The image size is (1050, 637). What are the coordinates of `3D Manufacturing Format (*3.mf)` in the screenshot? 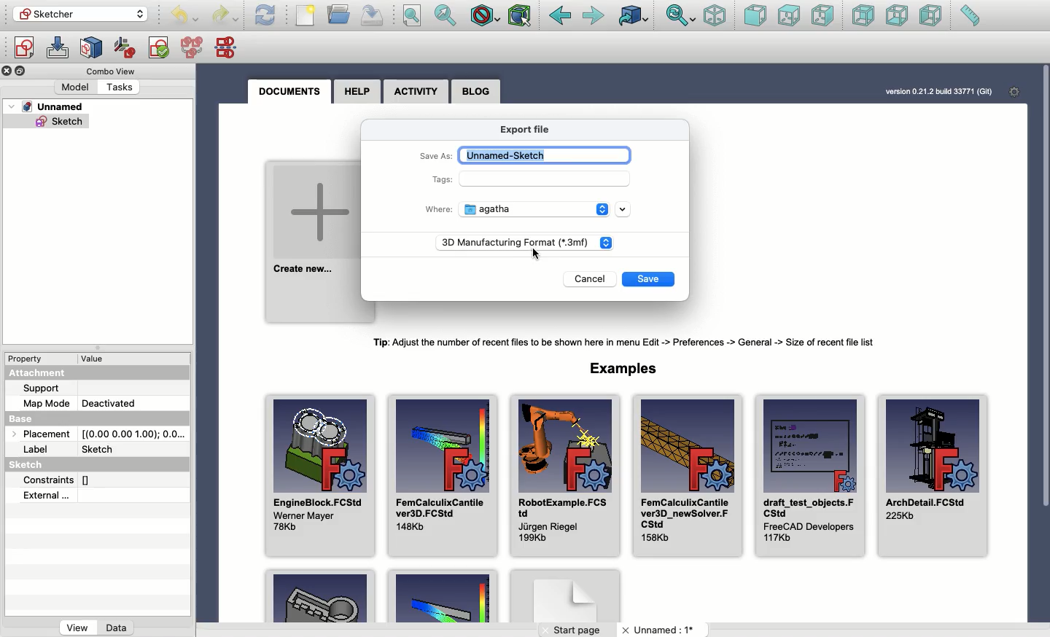 It's located at (527, 243).